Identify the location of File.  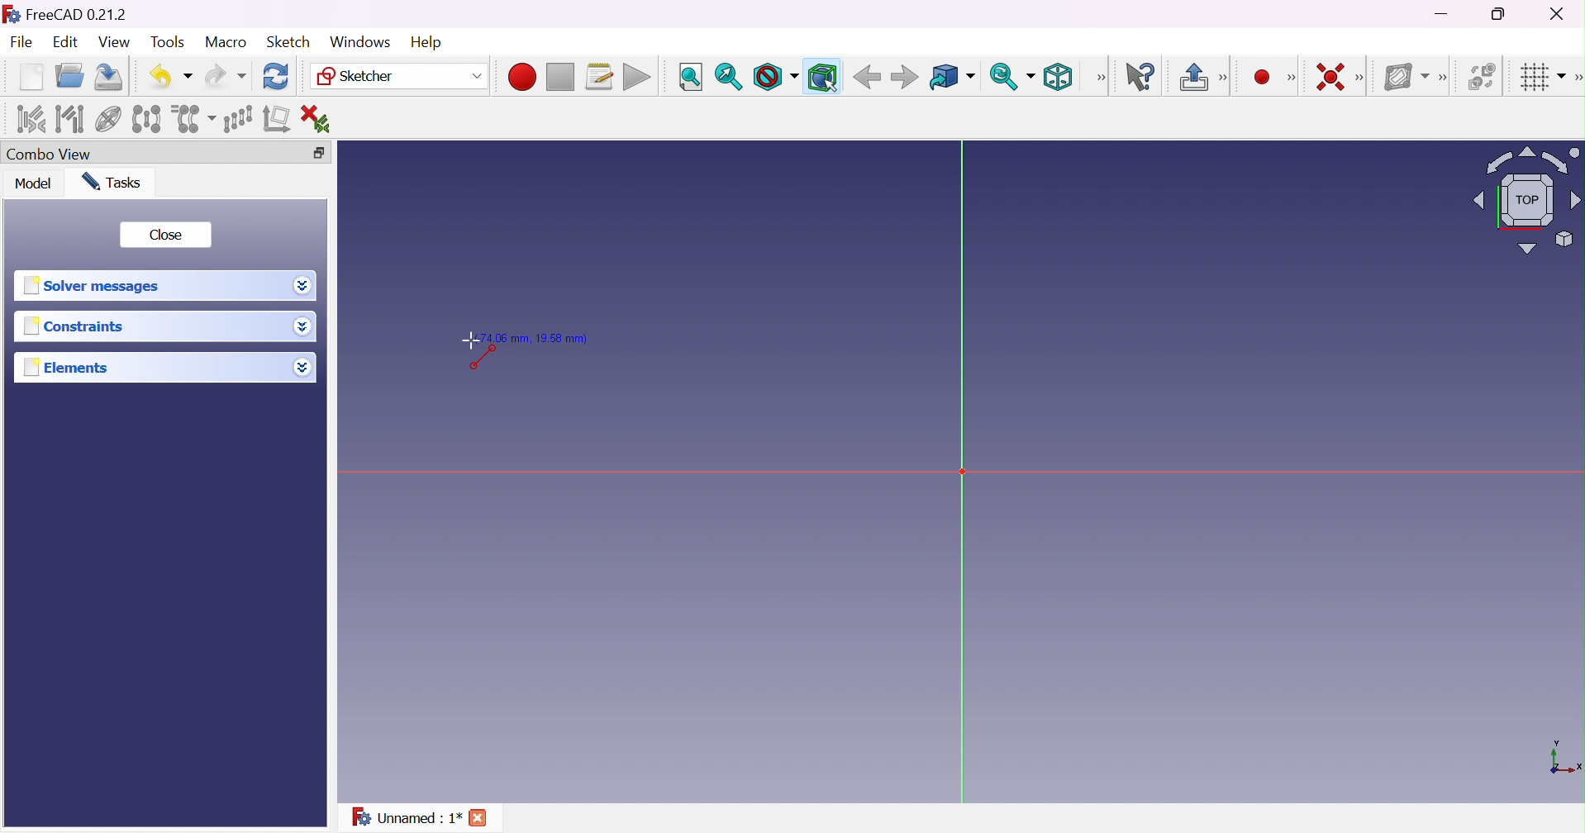
(22, 43).